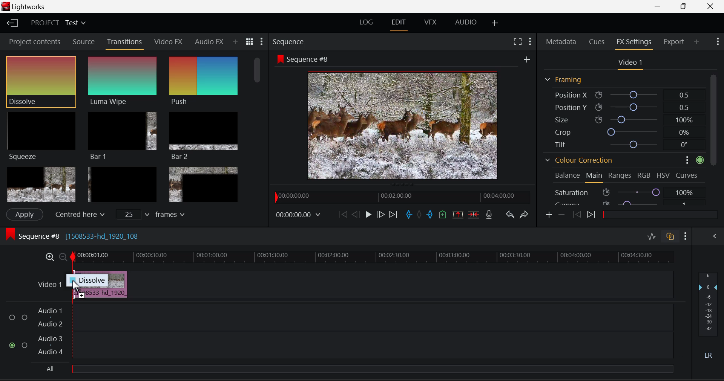 This screenshot has height=381, width=724. What do you see at coordinates (579, 160) in the screenshot?
I see `Colour Correction` at bounding box center [579, 160].